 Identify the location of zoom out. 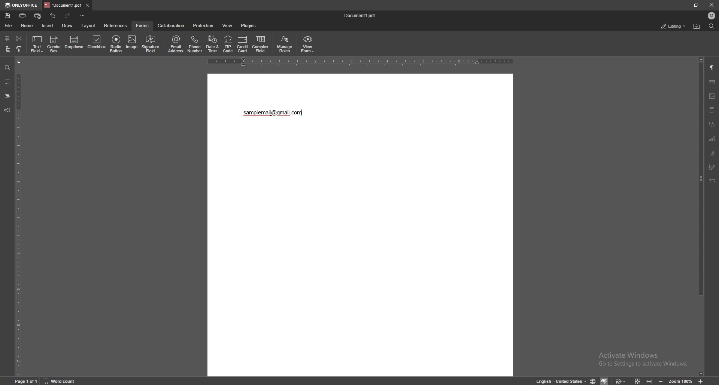
(662, 381).